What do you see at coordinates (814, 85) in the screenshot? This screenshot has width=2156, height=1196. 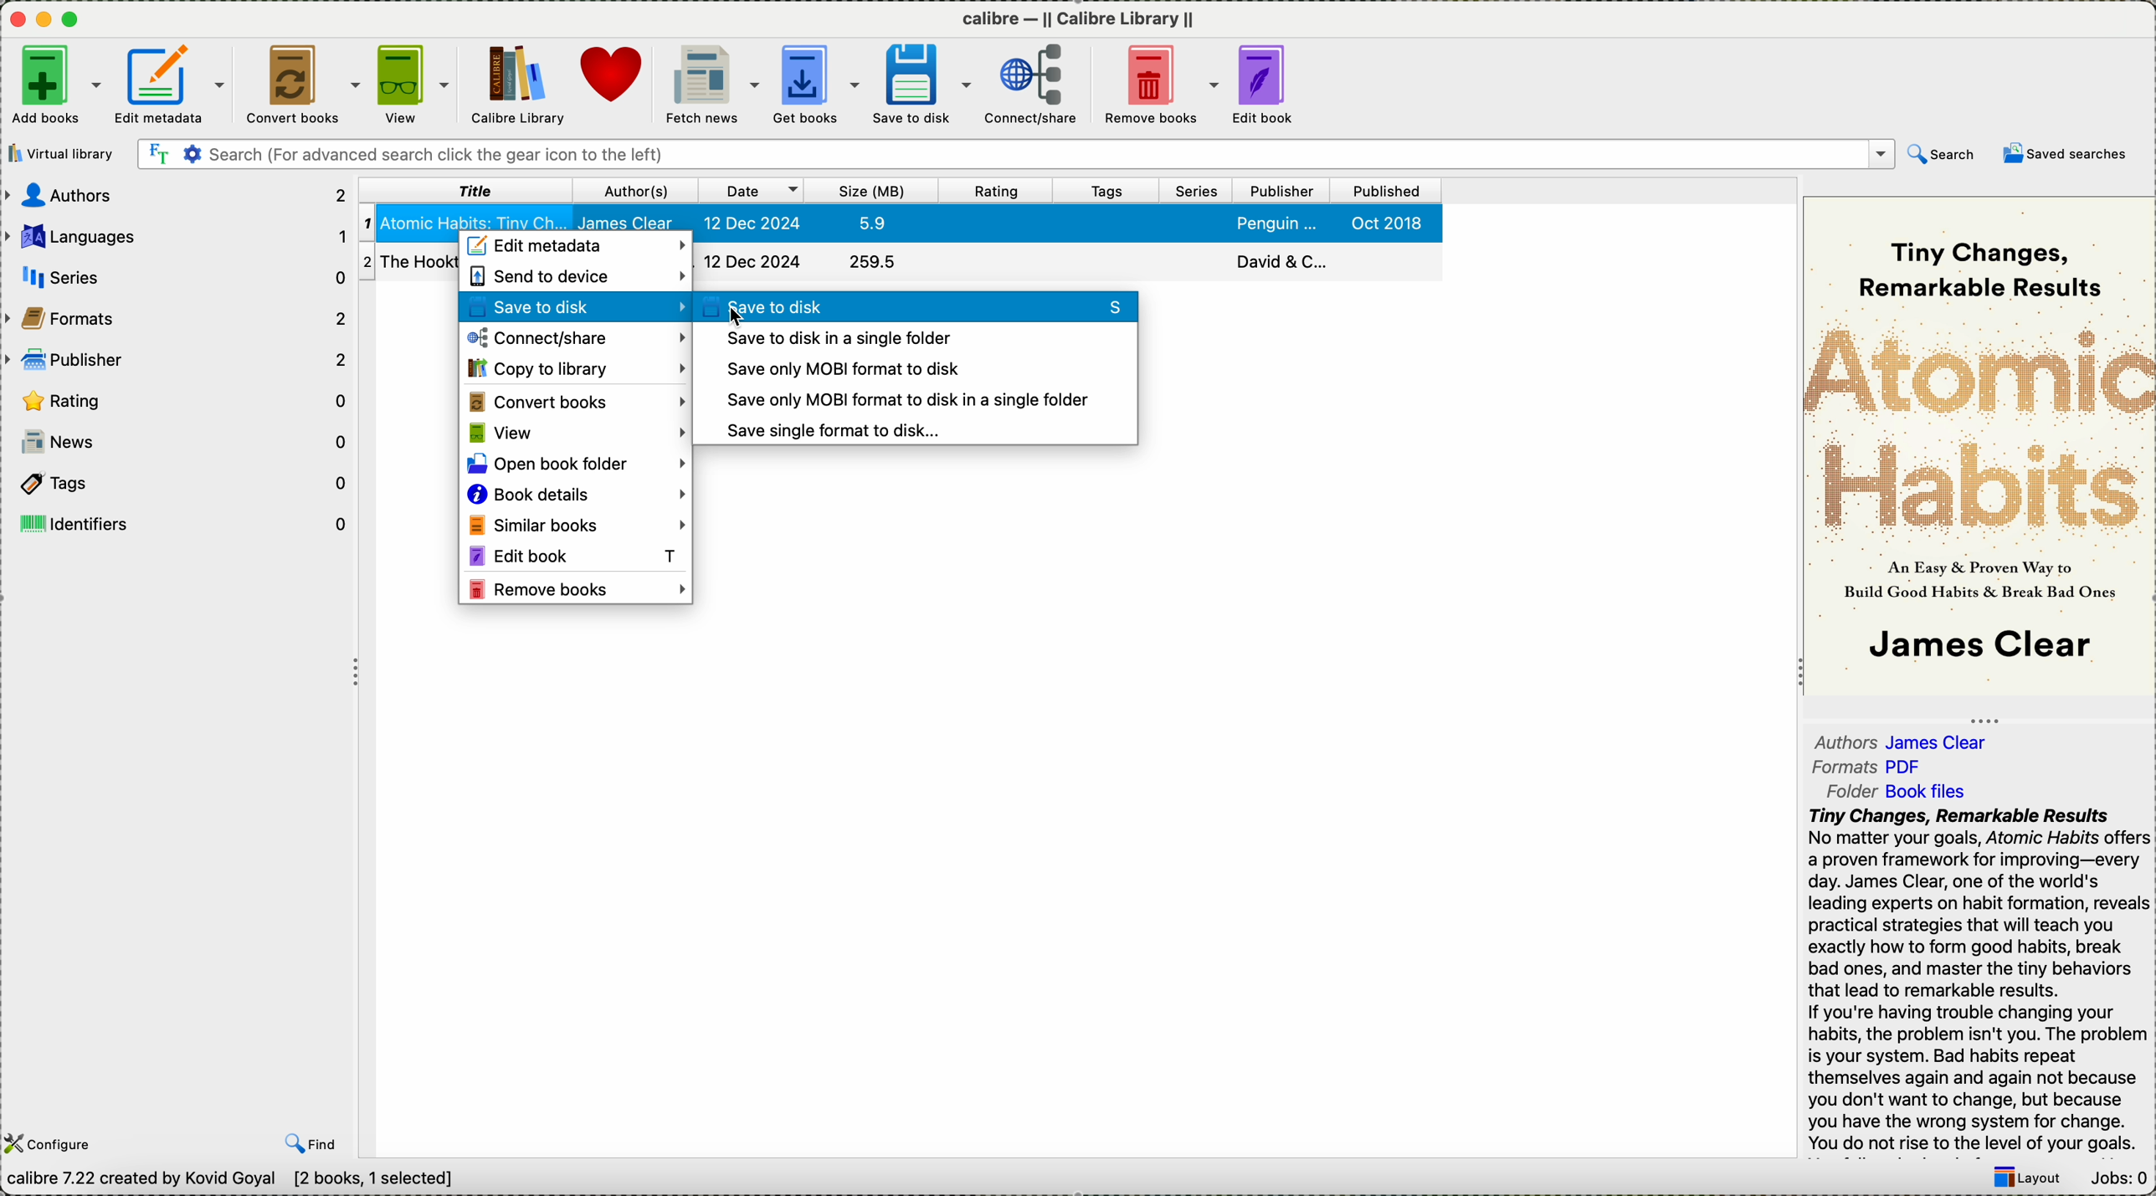 I see `get books` at bounding box center [814, 85].